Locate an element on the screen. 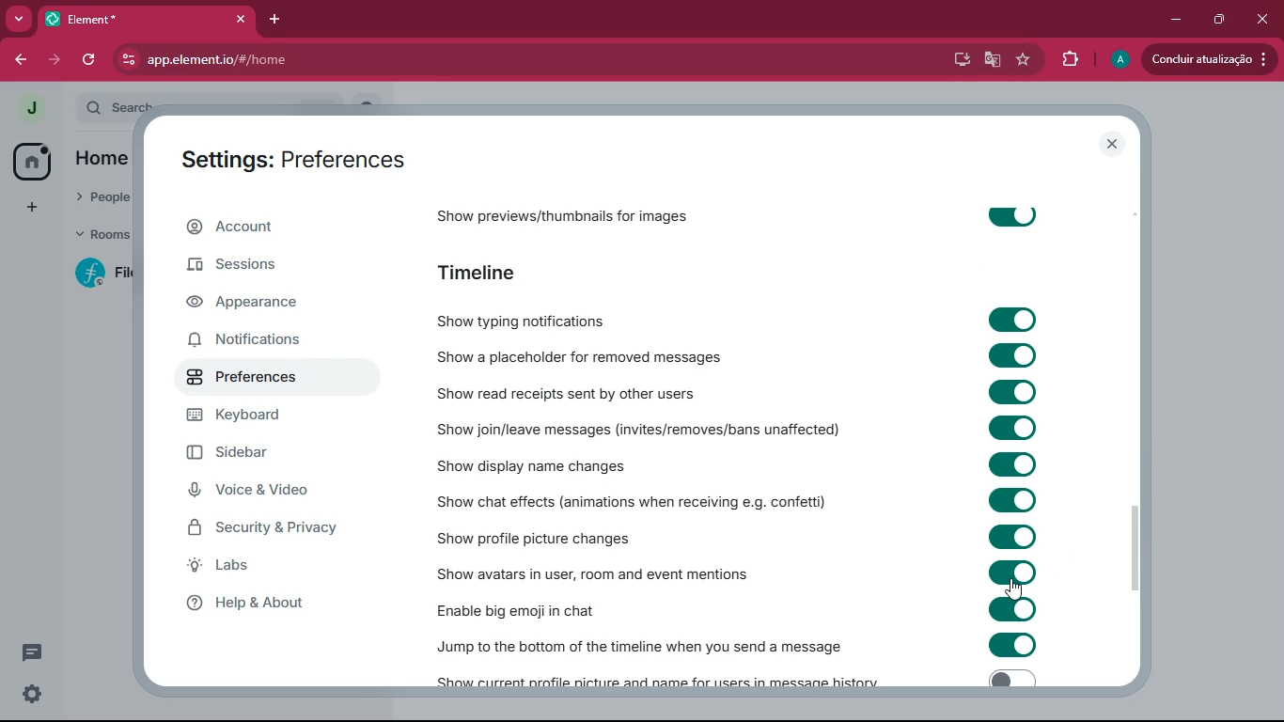 The width and height of the screenshot is (1284, 722). rooms is located at coordinates (102, 235).